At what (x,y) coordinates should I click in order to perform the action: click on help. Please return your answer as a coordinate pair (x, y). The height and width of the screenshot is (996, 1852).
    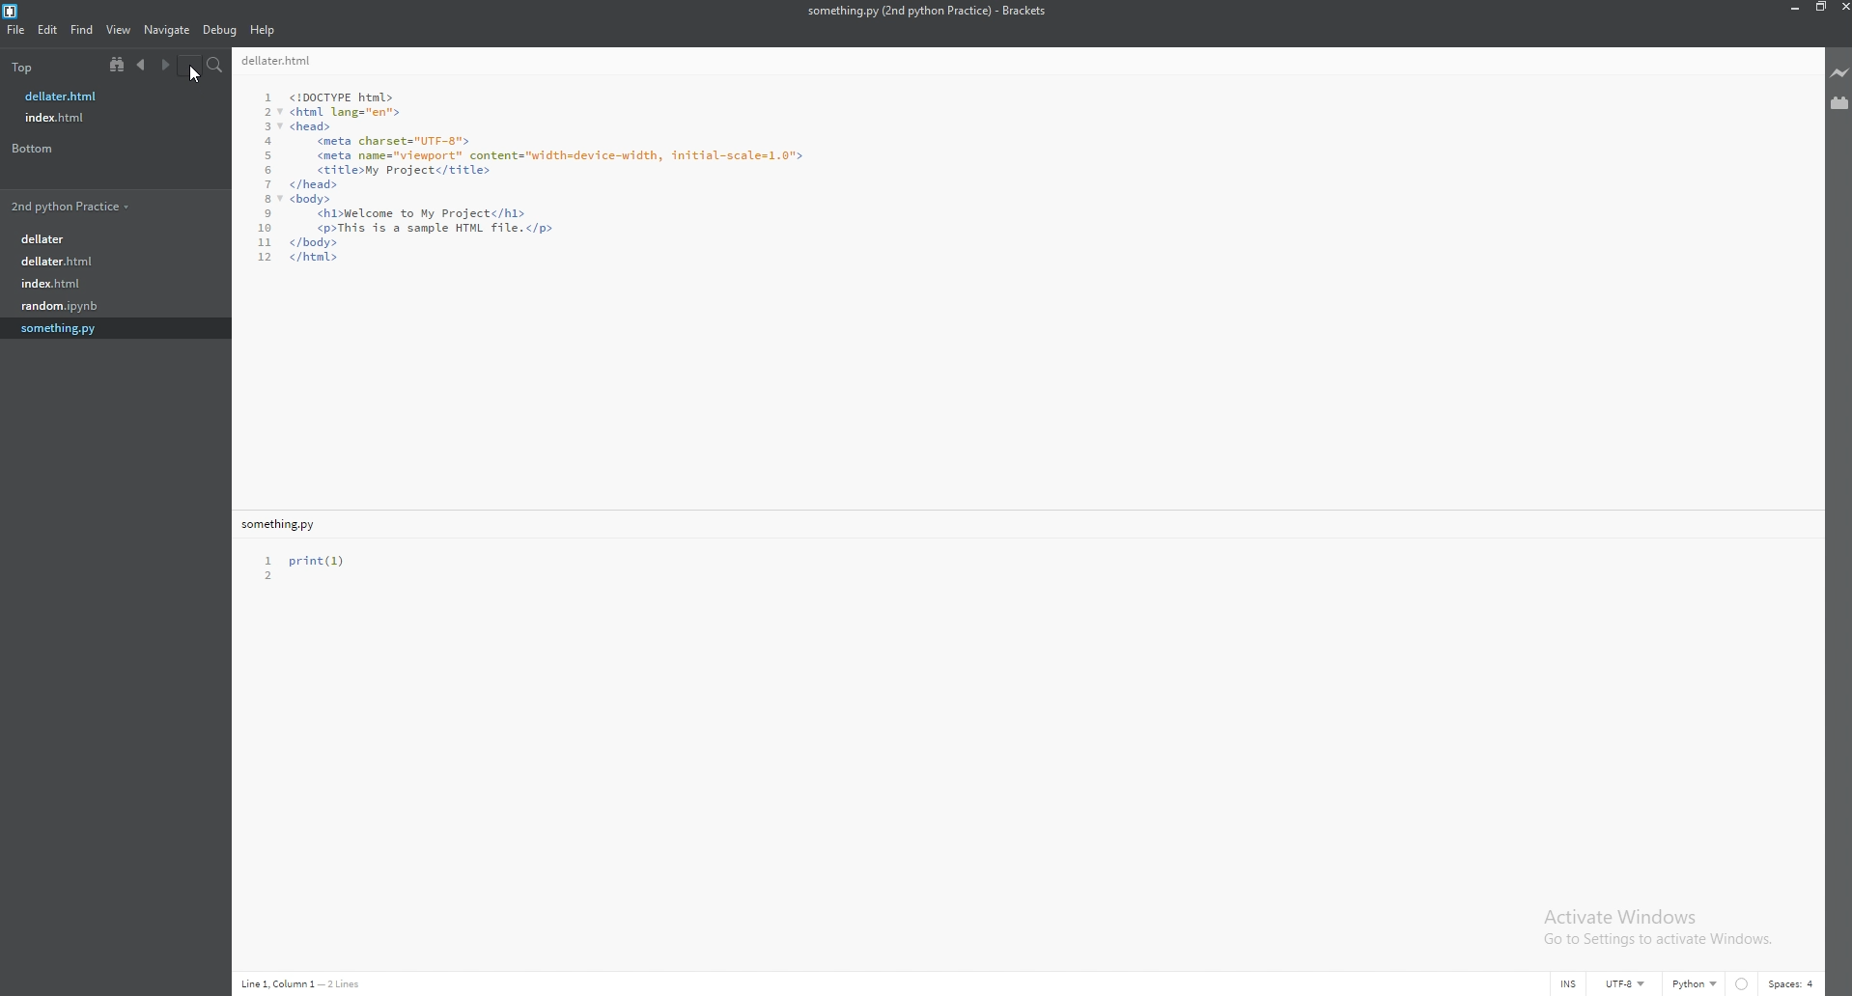
    Looking at the image, I should click on (264, 29).